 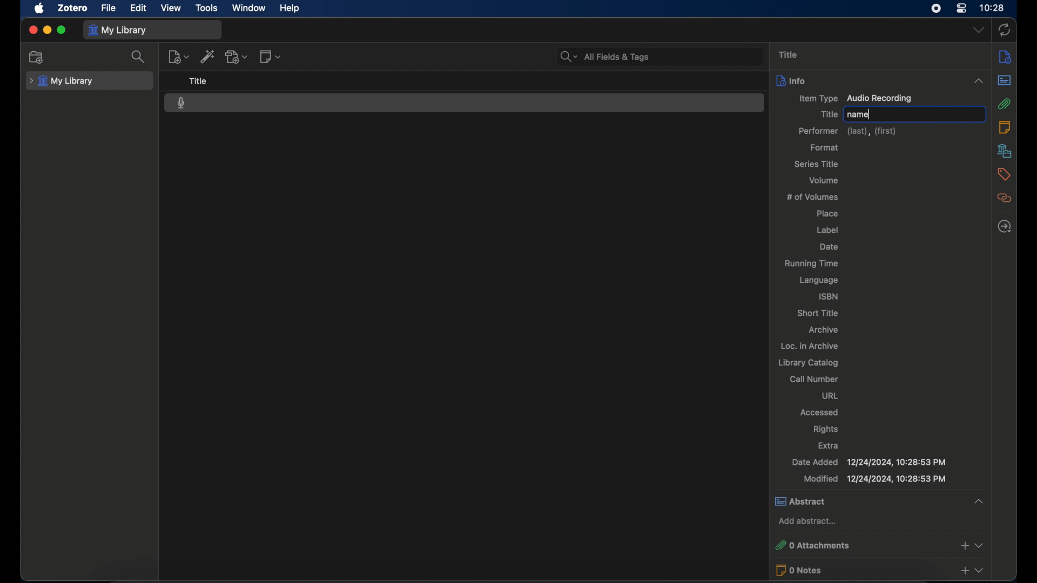 What do you see at coordinates (39, 9) in the screenshot?
I see `apple` at bounding box center [39, 9].